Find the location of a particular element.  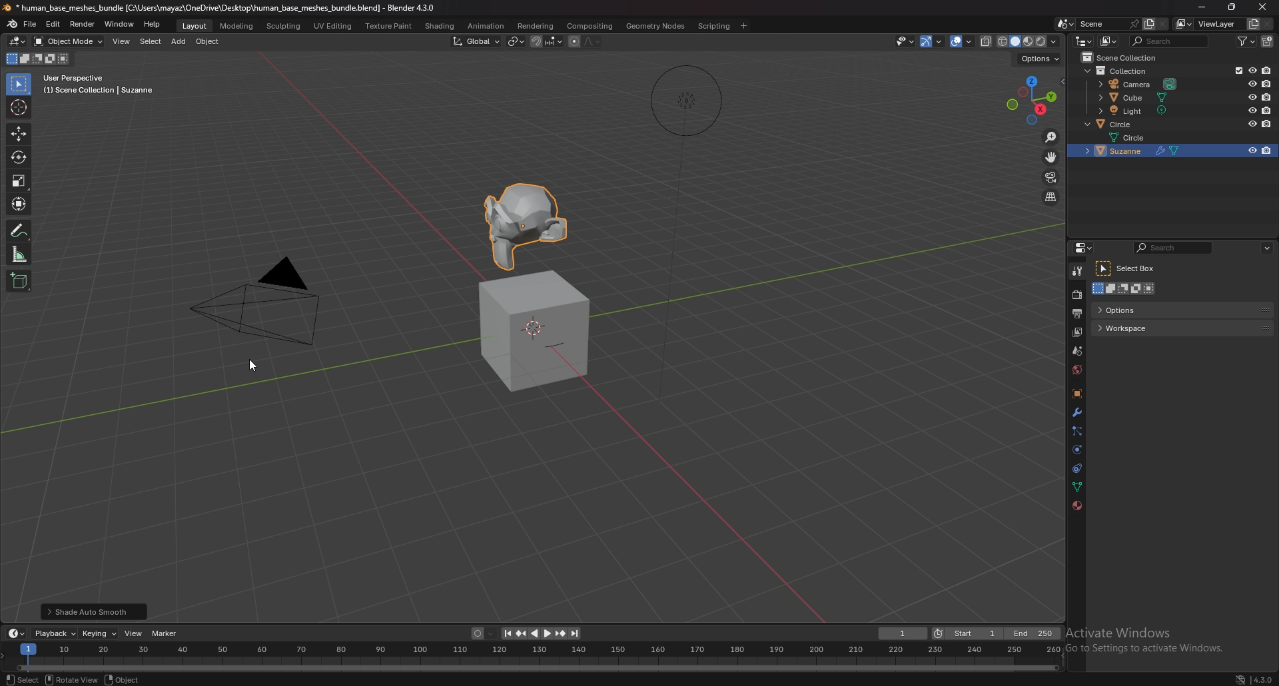

window is located at coordinates (120, 24).